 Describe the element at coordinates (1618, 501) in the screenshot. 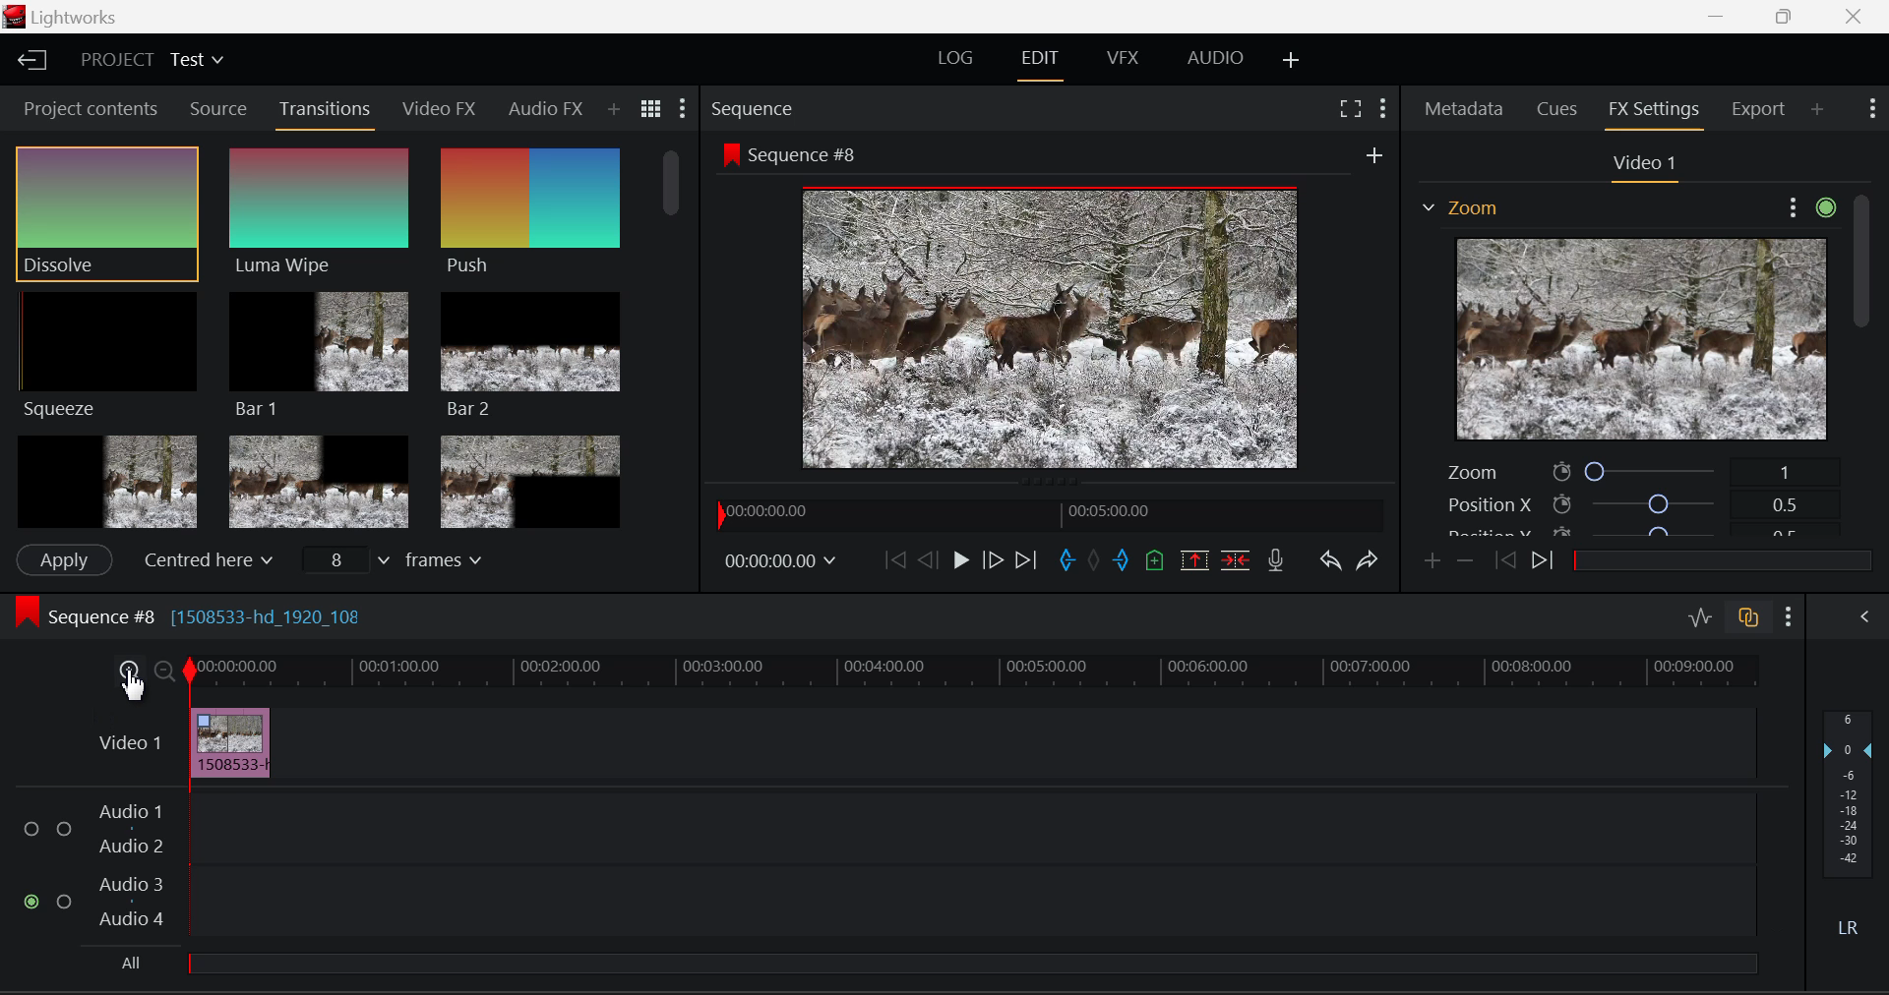

I see `Position X` at that location.